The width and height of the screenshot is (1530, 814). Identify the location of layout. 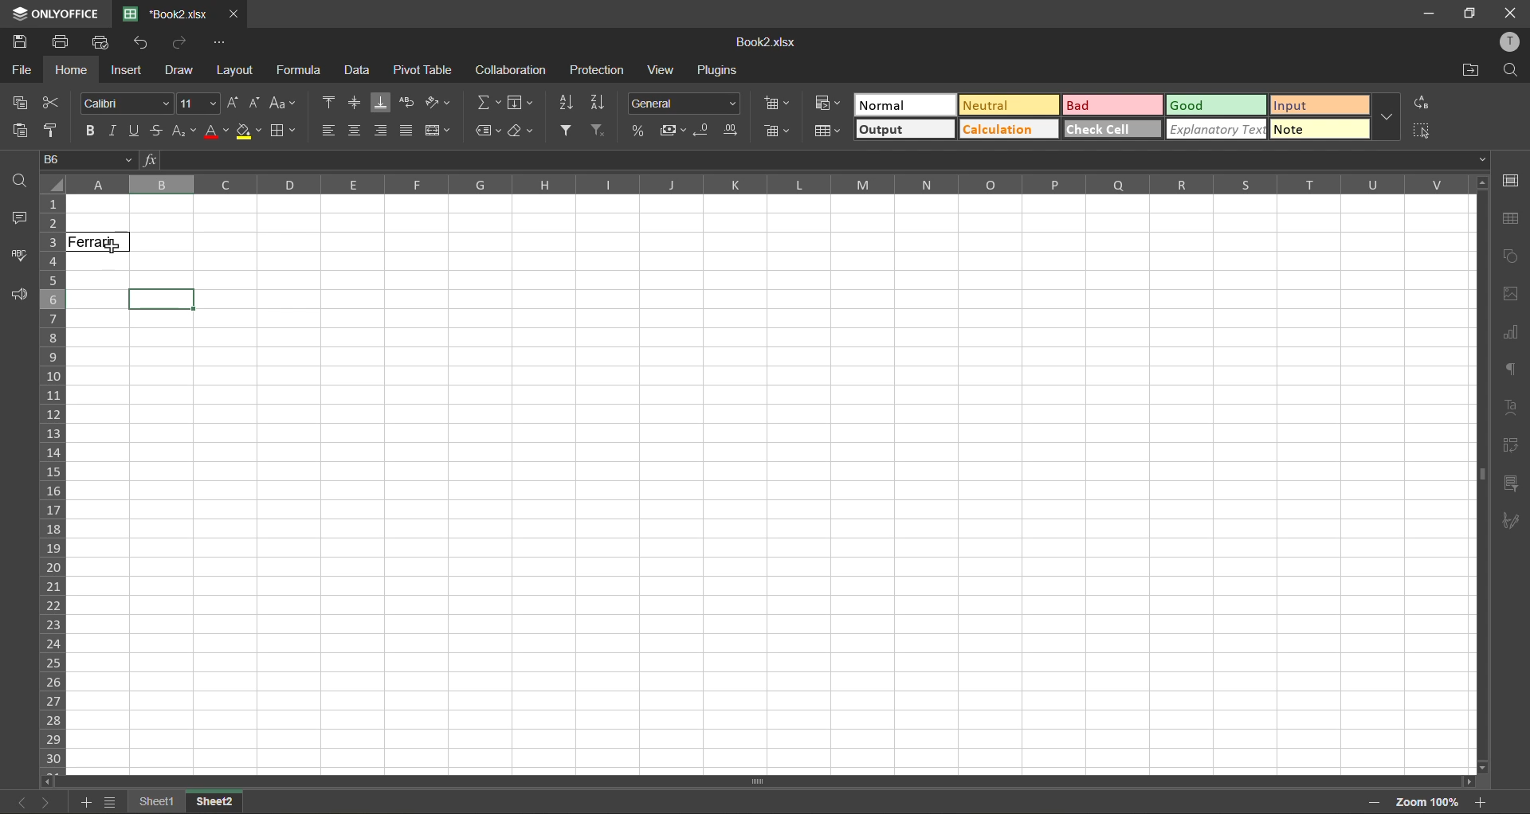
(233, 70).